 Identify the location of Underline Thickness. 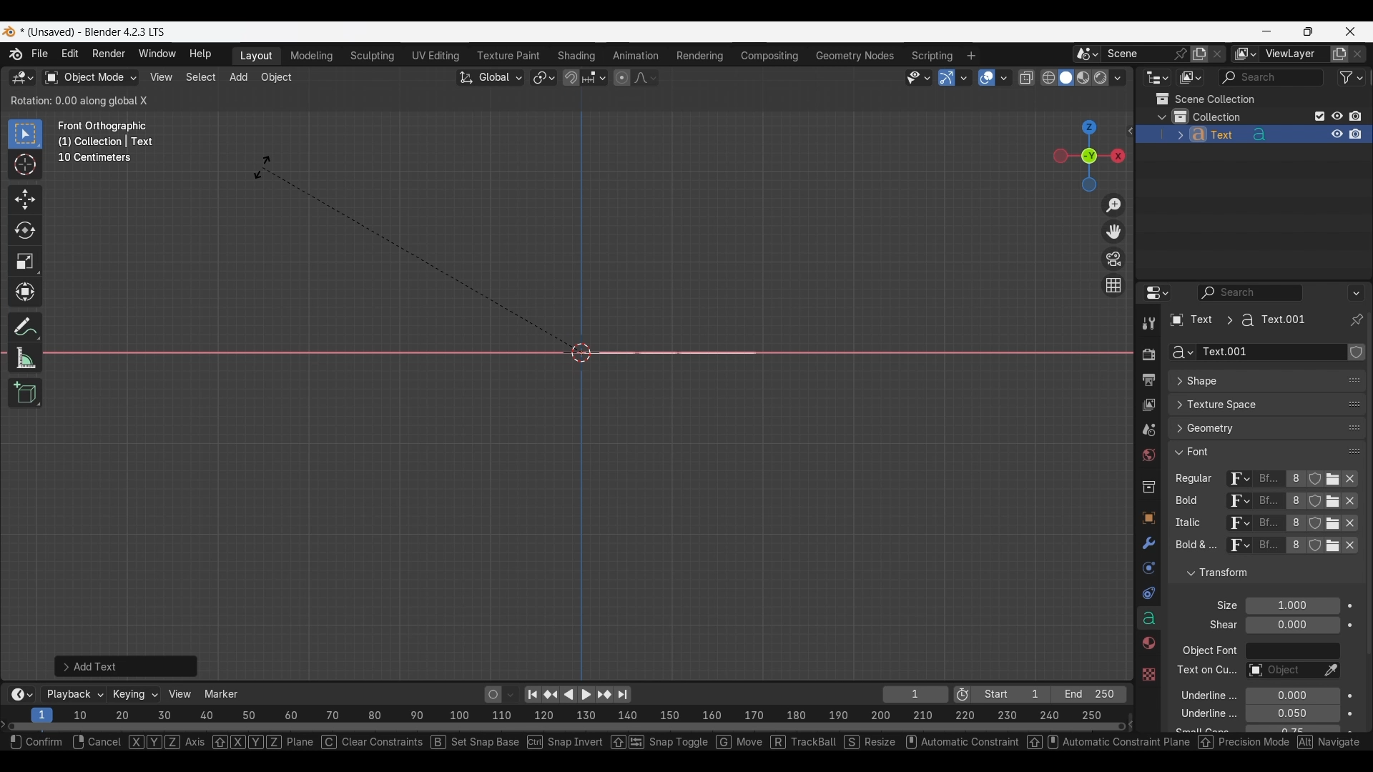
(1292, 714).